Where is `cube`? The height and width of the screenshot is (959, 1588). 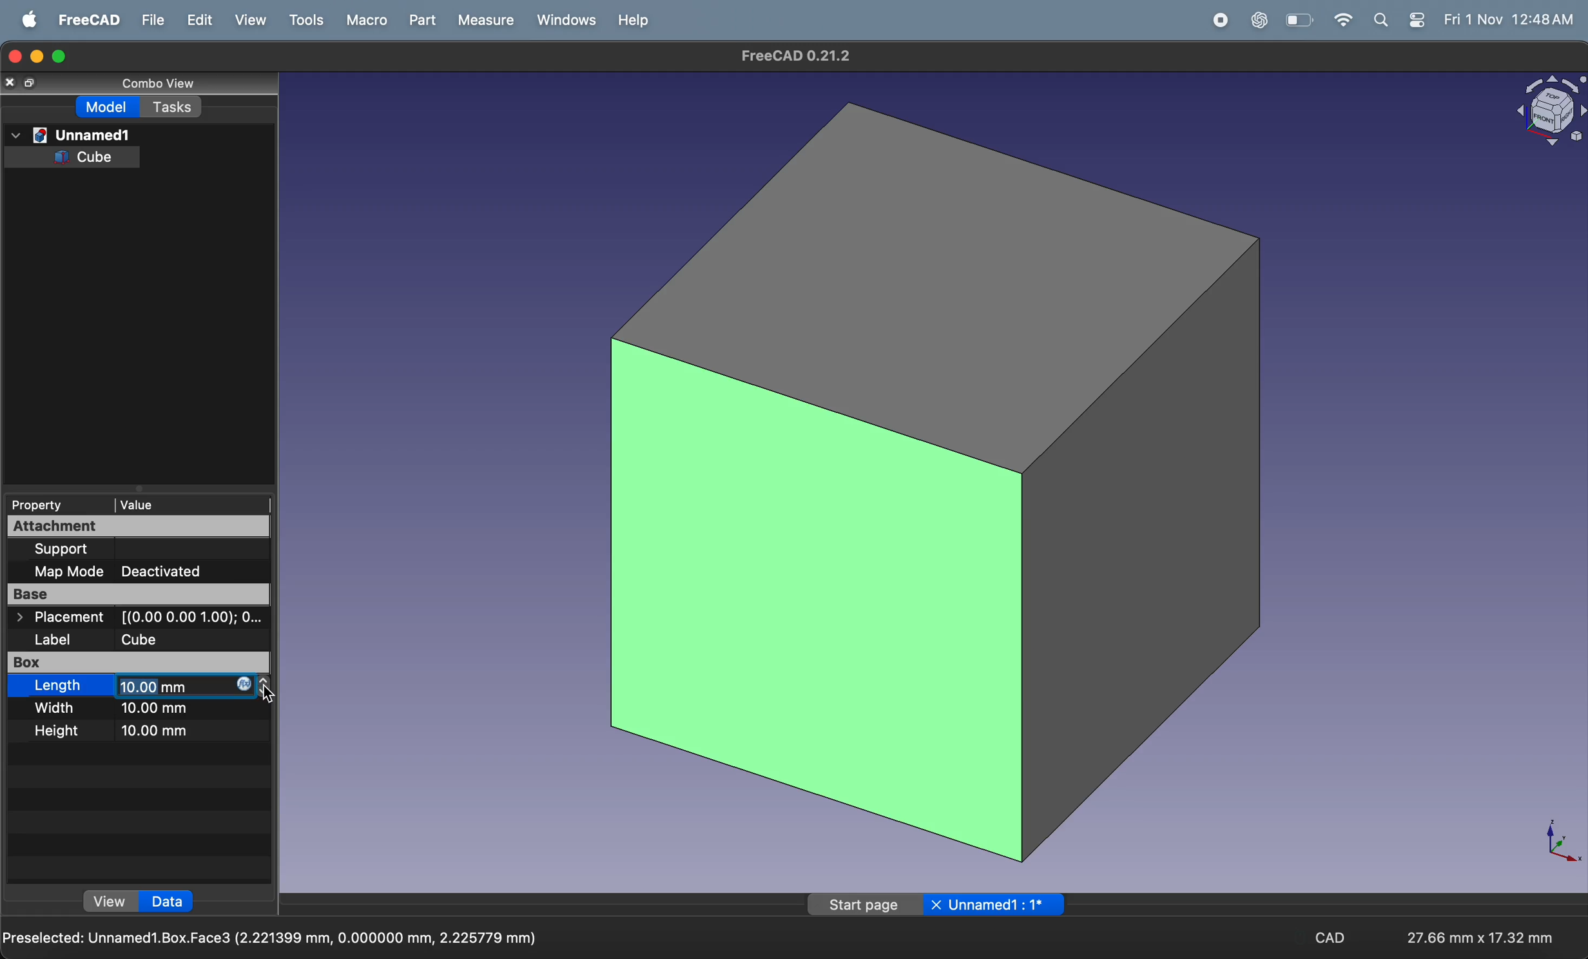
cube is located at coordinates (935, 482).